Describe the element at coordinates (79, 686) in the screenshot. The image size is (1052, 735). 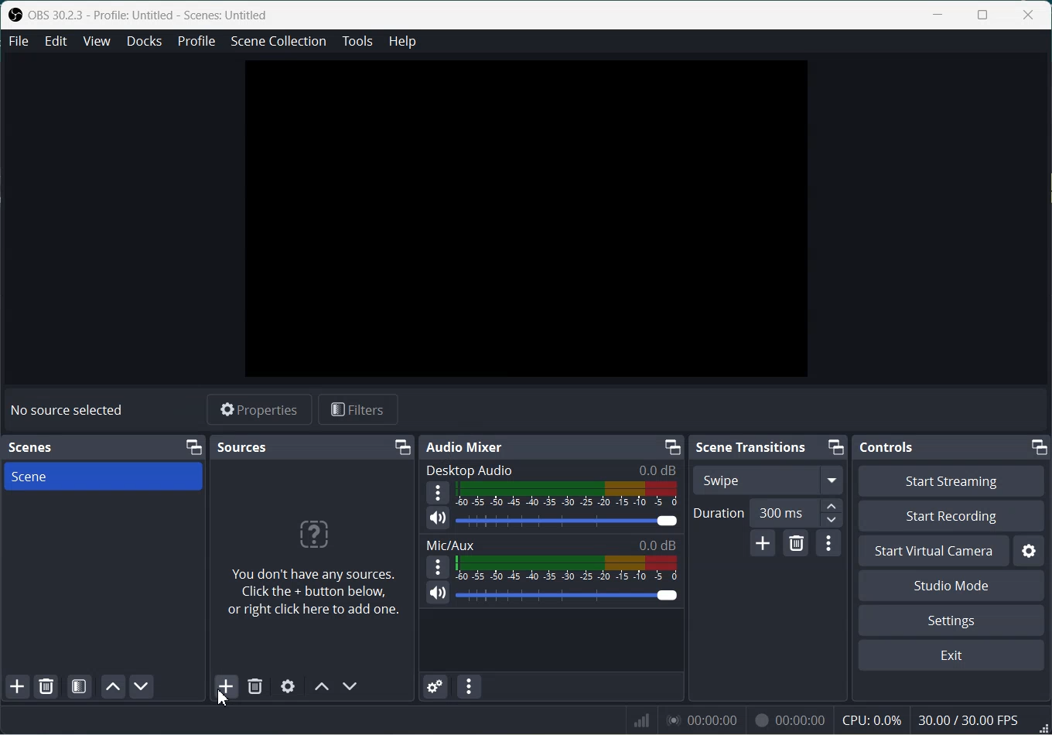
I see `Open scene Filter` at that location.